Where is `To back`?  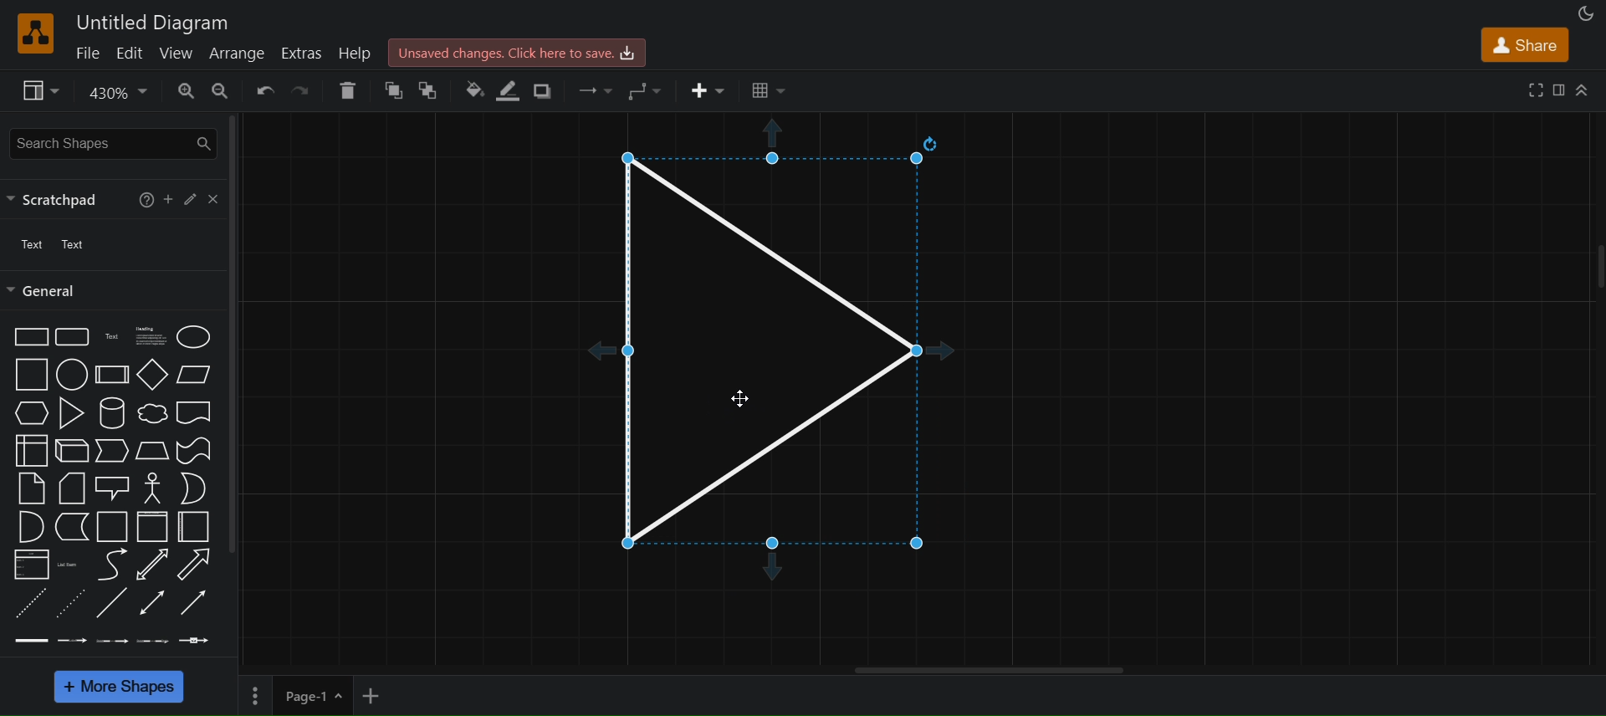
To back is located at coordinates (432, 90).